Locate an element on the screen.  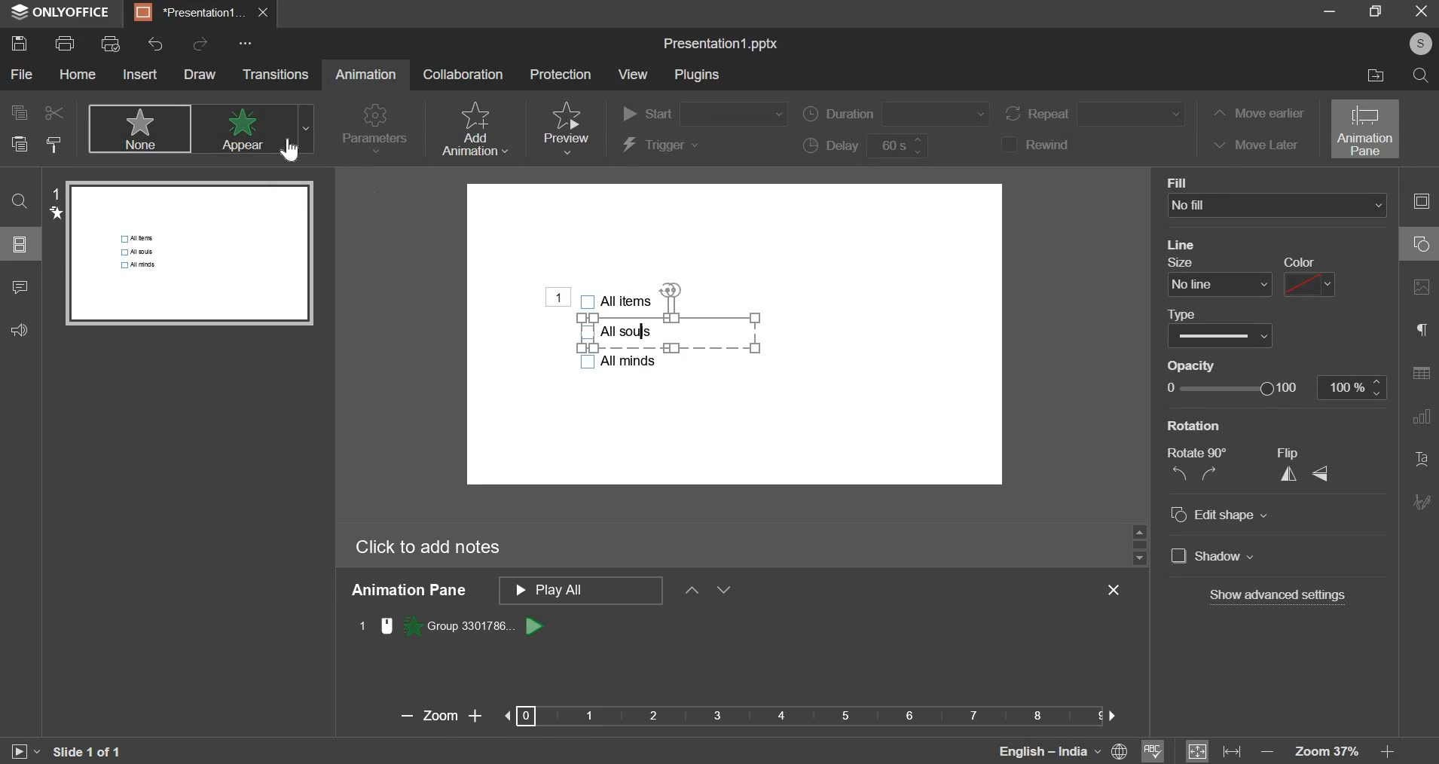
copy style is located at coordinates (56, 144).